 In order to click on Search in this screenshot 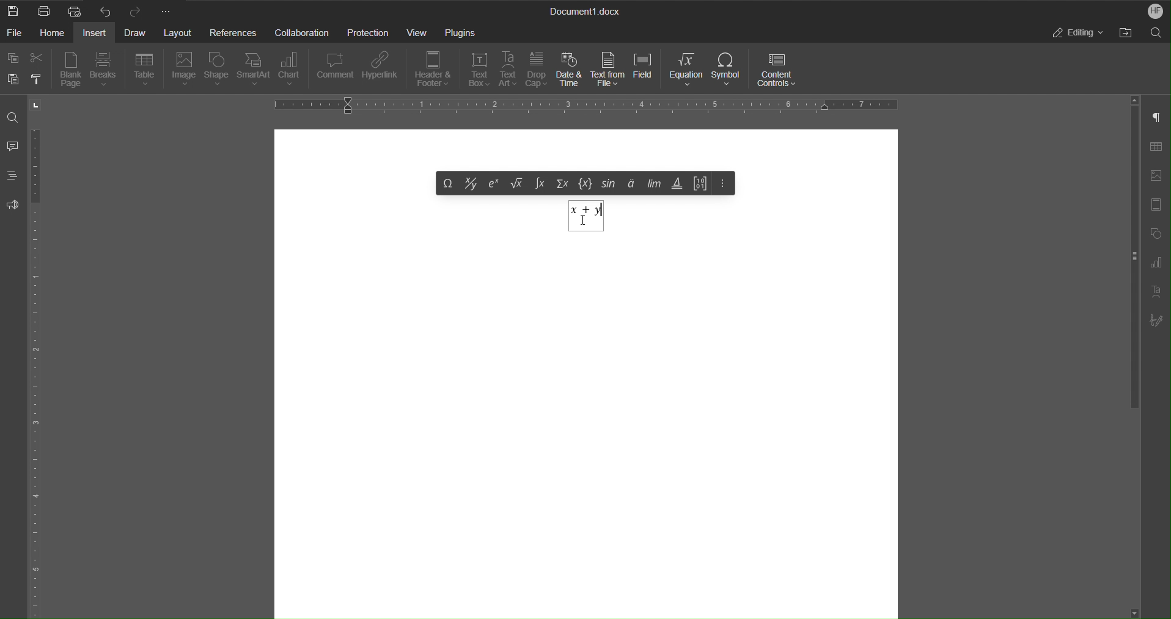, I will do `click(1159, 34)`.